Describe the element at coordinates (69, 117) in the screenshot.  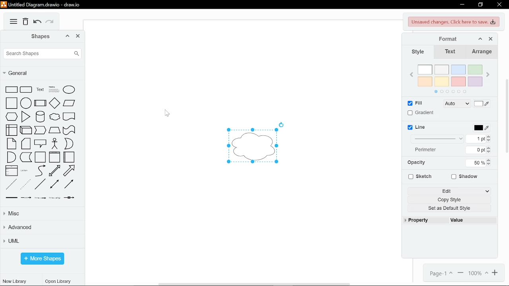
I see `document` at that location.